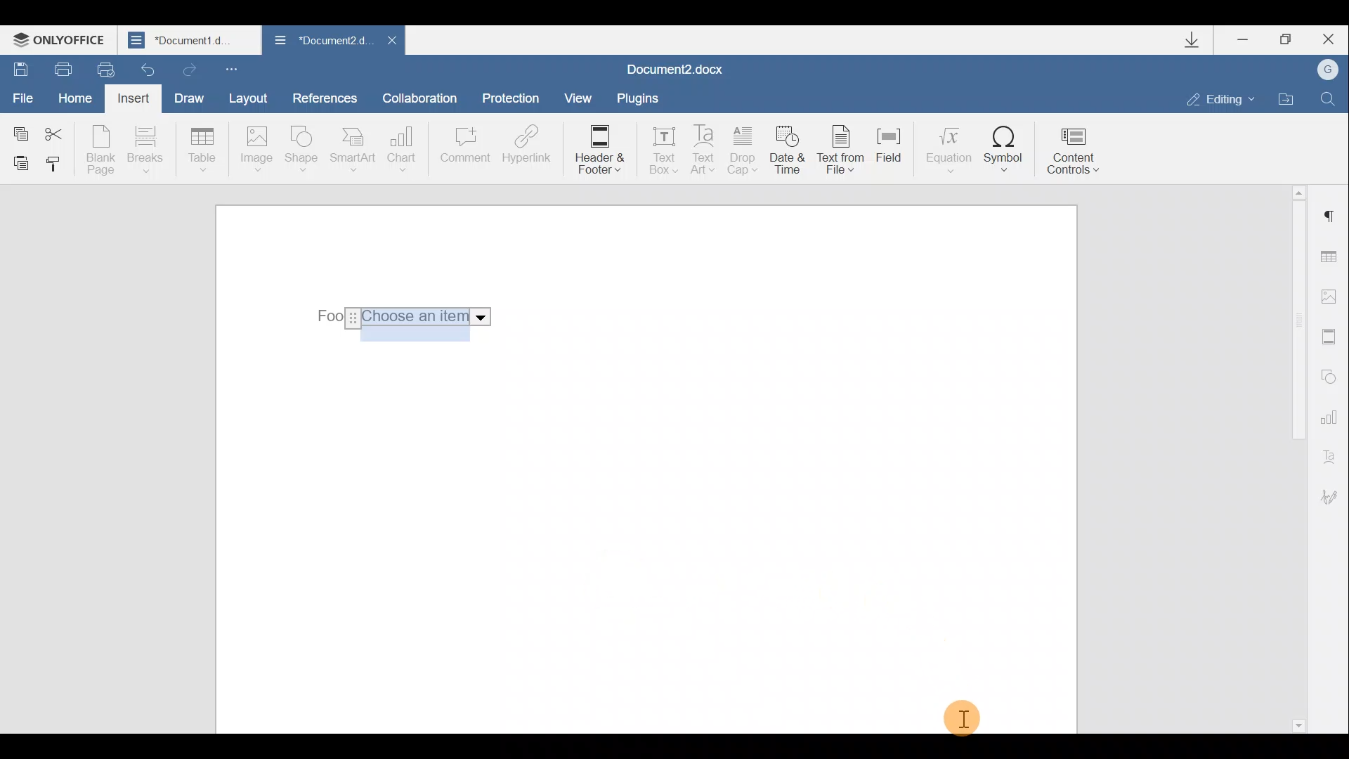  I want to click on Close, so click(1327, 39).